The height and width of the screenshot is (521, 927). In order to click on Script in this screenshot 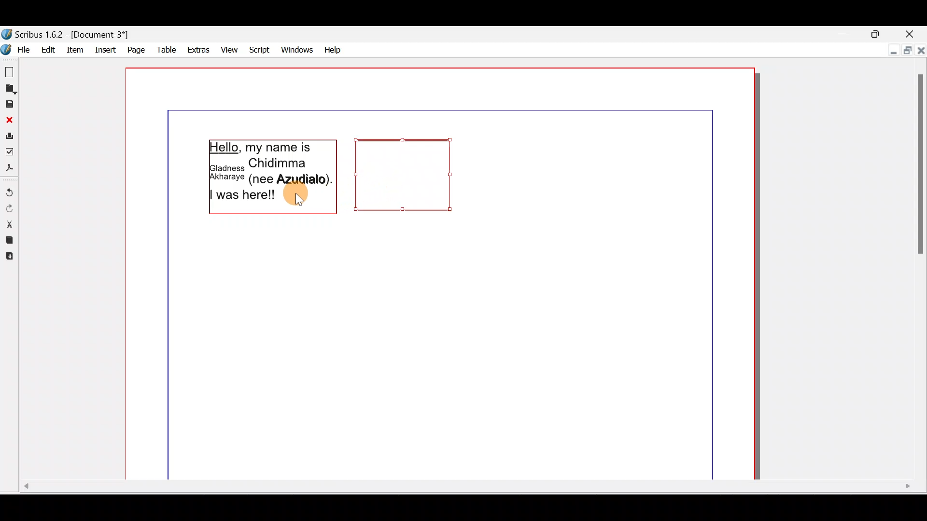, I will do `click(260, 48)`.